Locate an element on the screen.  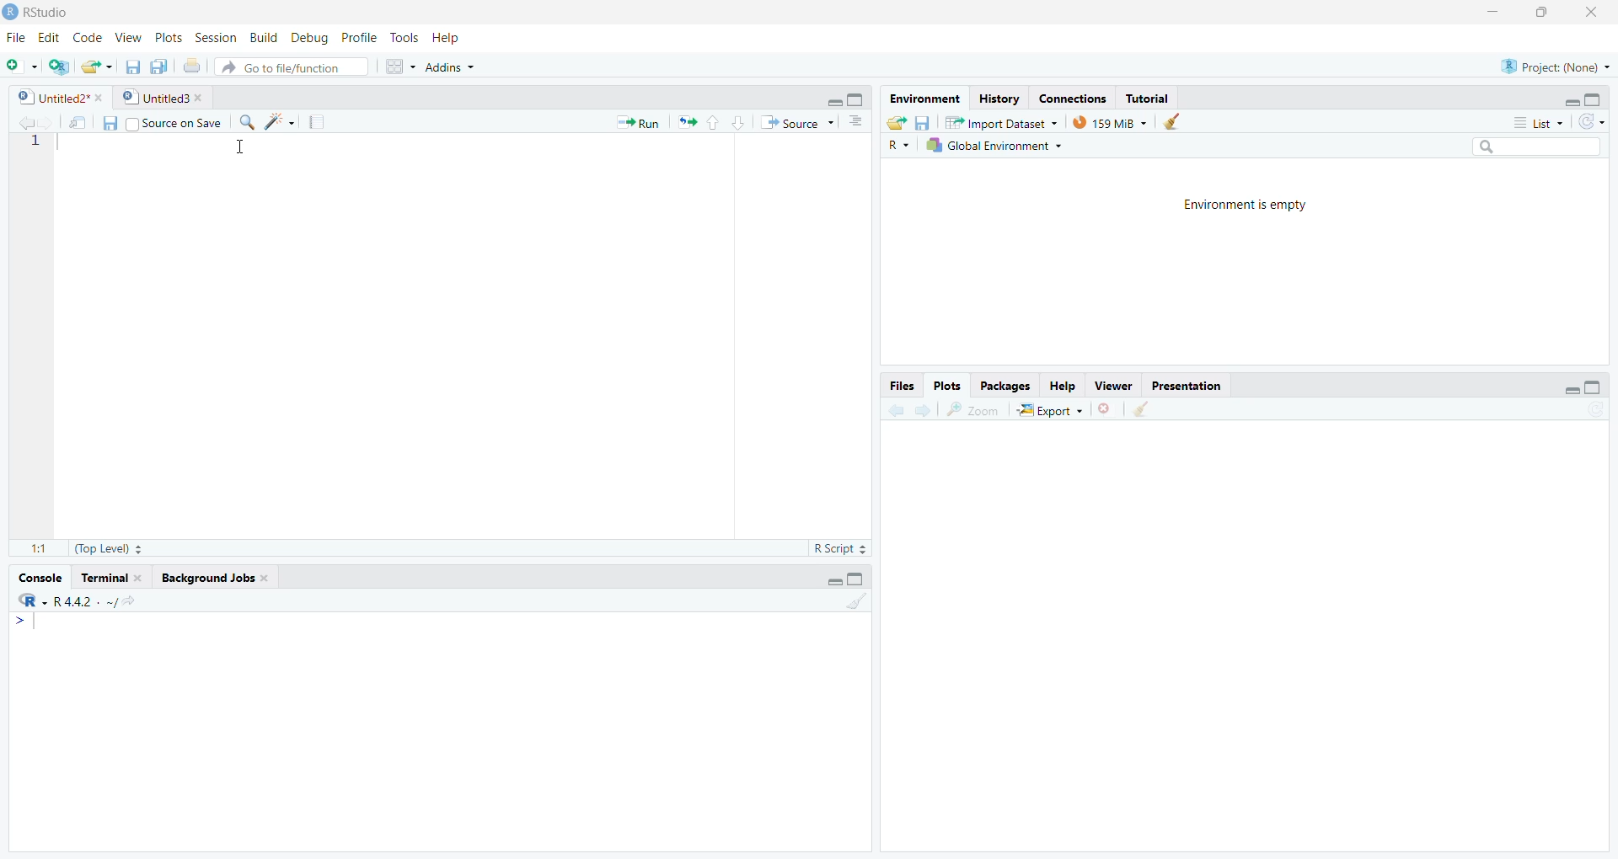
Save is located at coordinates (924, 123).